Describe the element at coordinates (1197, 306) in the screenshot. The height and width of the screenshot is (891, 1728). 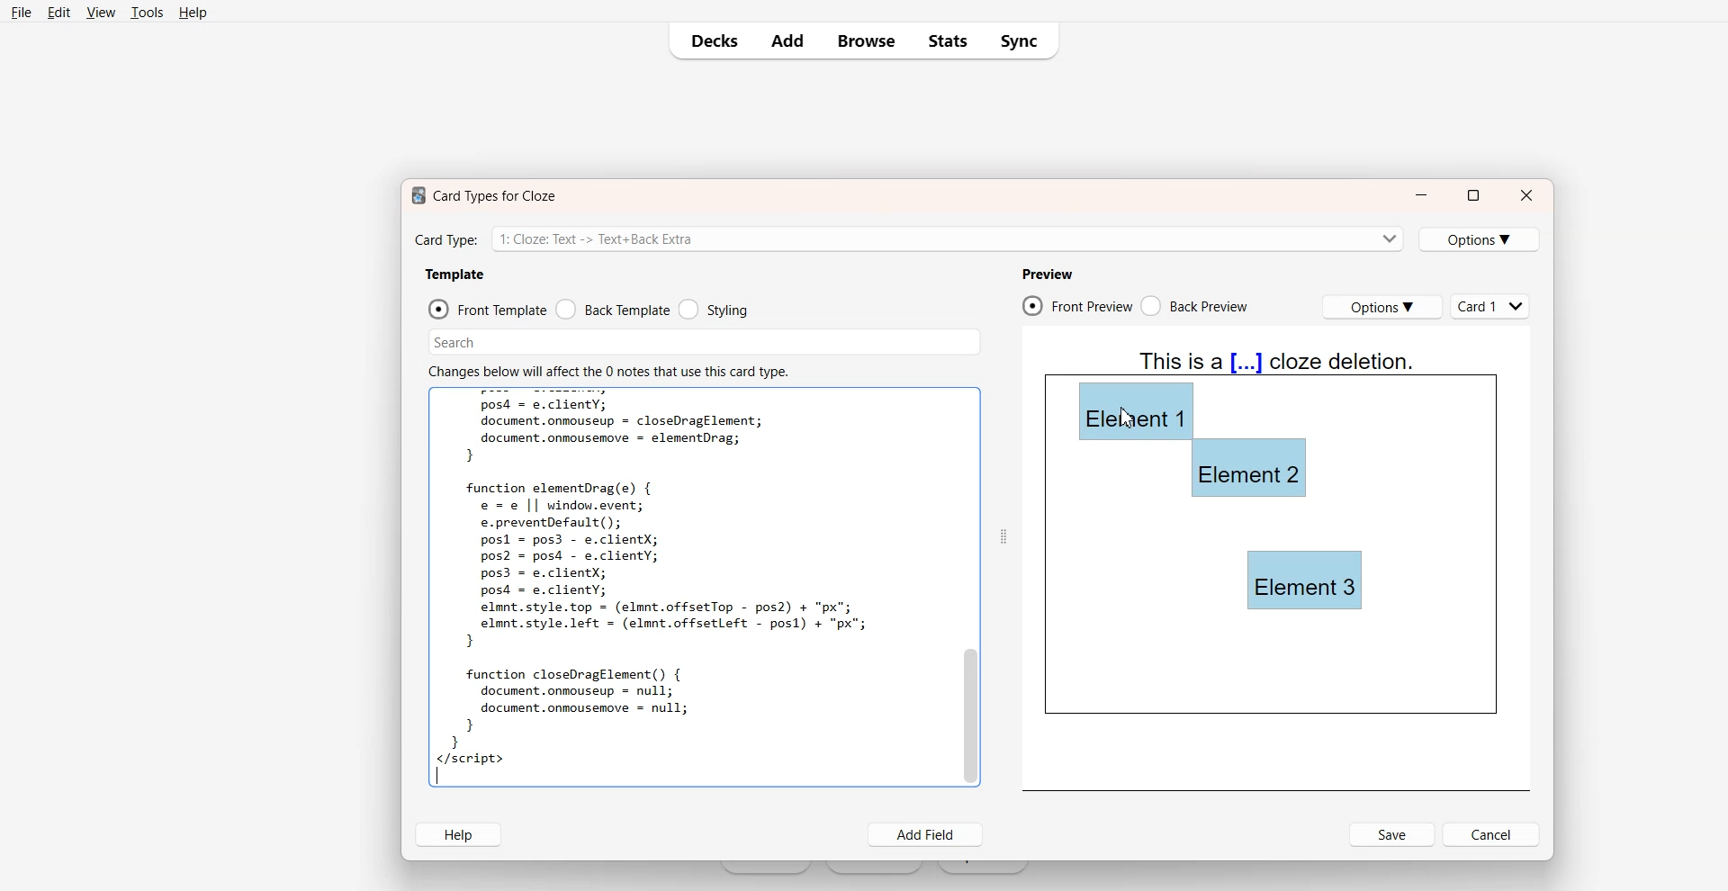
I see `Back Preview` at that location.